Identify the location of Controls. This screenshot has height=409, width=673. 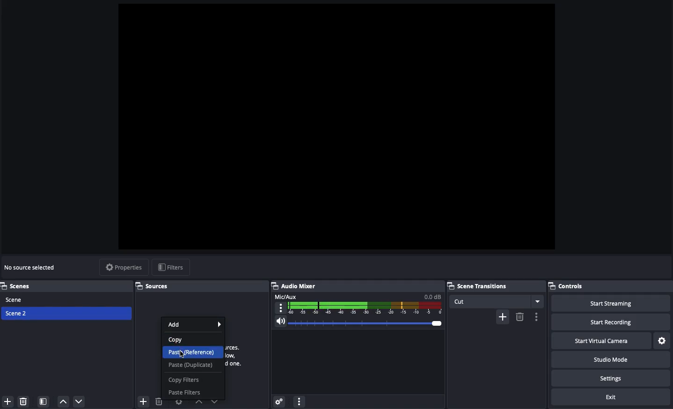
(567, 286).